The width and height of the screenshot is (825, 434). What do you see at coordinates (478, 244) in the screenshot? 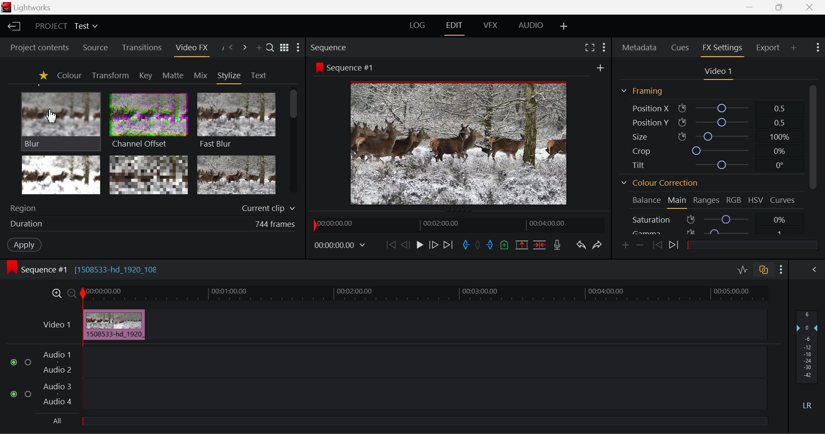
I see `Remove all marks` at bounding box center [478, 244].